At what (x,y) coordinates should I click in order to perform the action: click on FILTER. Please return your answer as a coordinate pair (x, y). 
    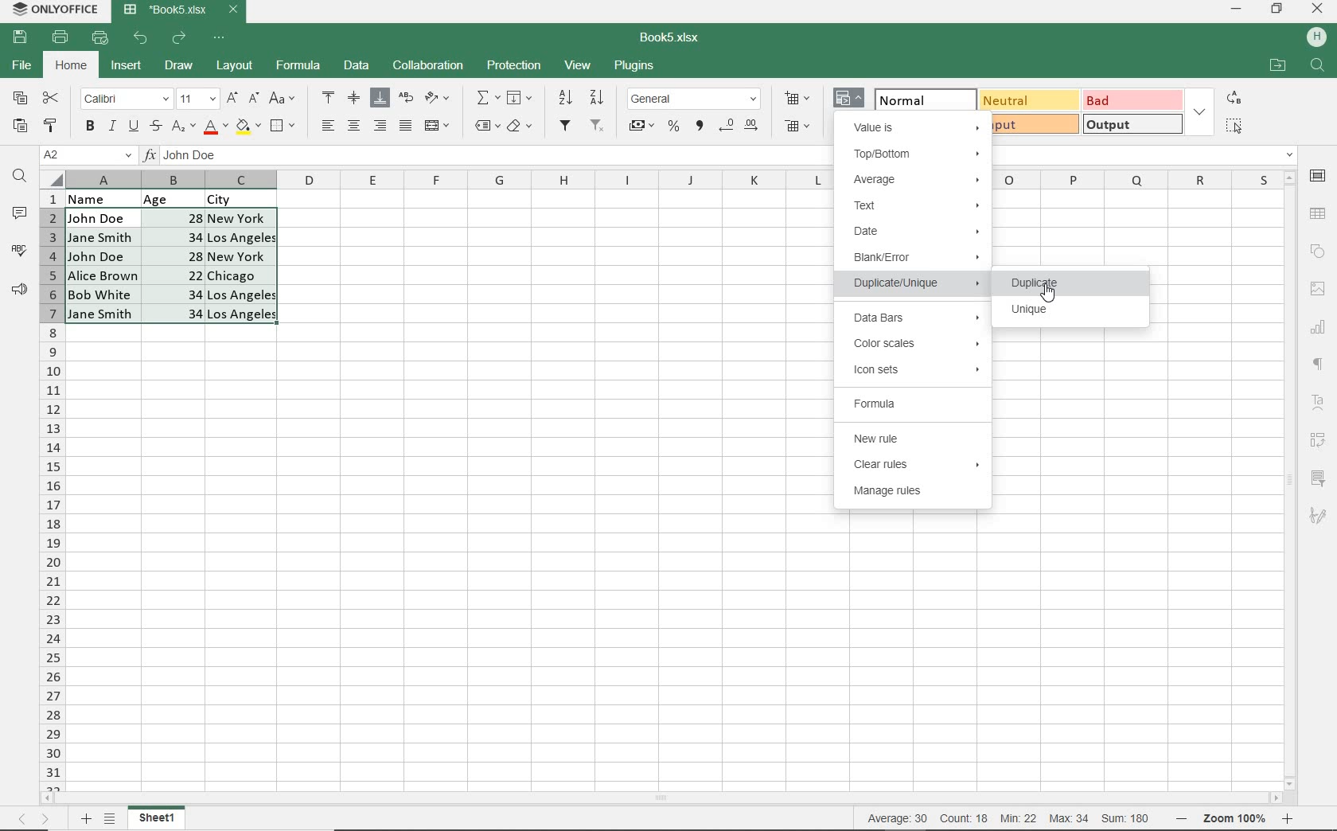
    Looking at the image, I should click on (567, 126).